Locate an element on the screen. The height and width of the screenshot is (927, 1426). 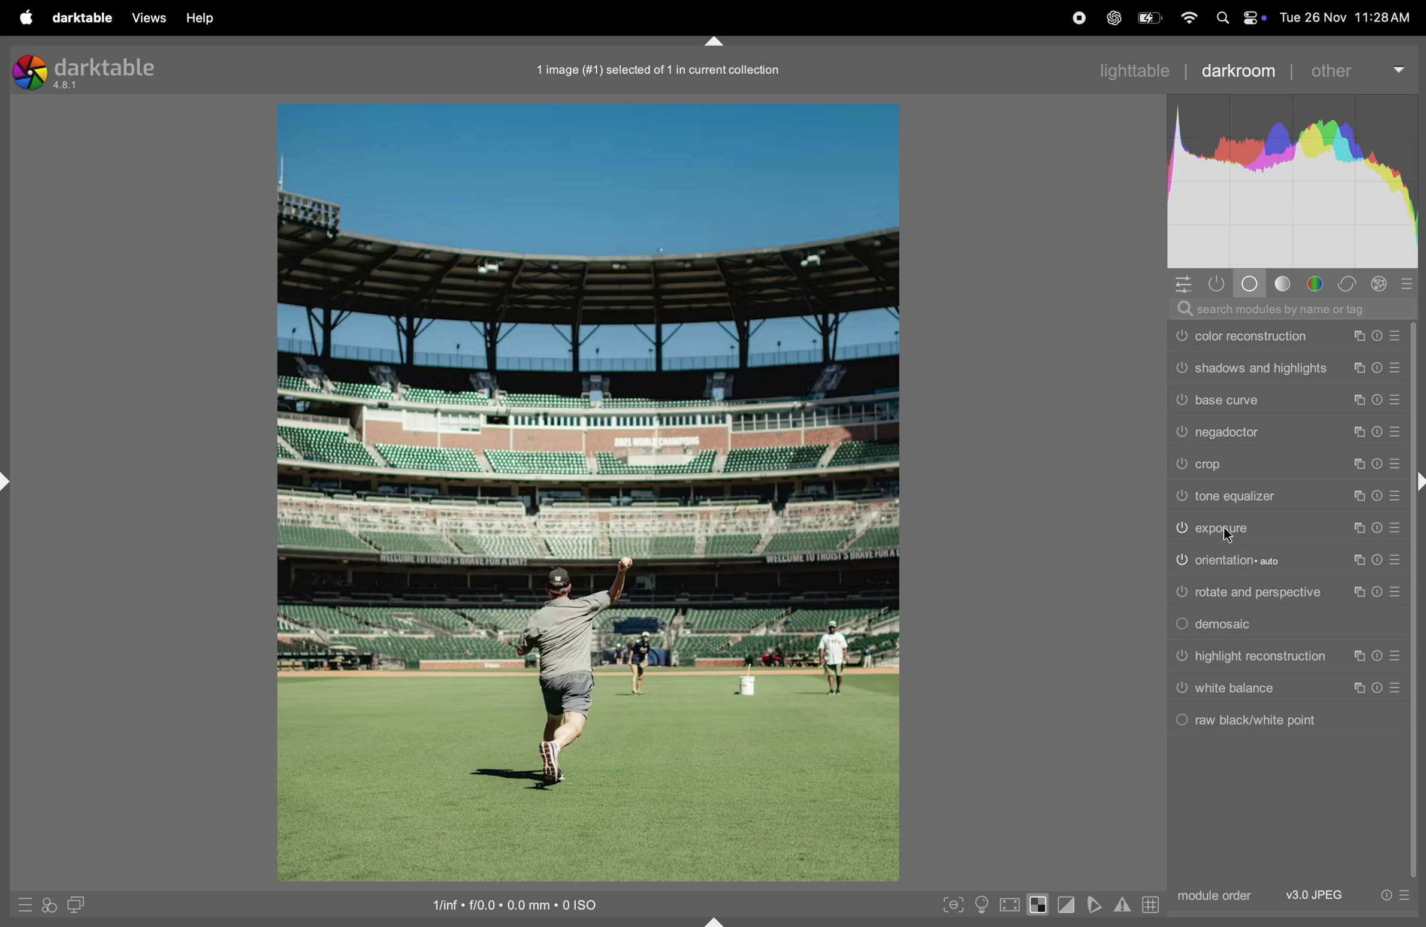
help is located at coordinates (204, 18).